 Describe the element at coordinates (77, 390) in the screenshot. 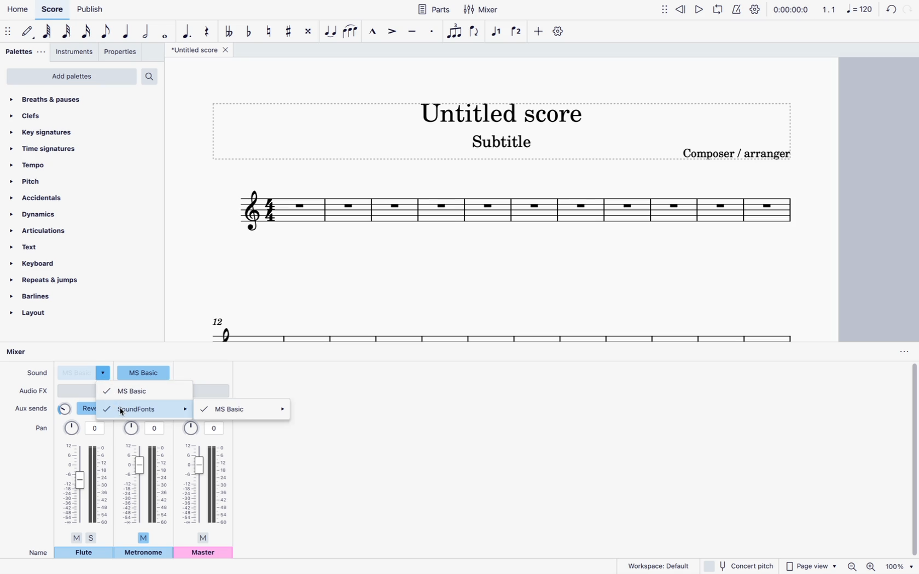

I see `audio type` at that location.